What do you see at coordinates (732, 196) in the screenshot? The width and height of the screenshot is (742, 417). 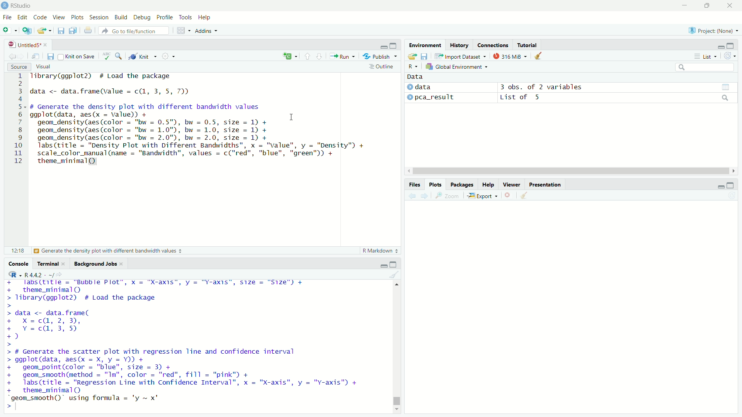 I see `Refresh current plot` at bounding box center [732, 196].